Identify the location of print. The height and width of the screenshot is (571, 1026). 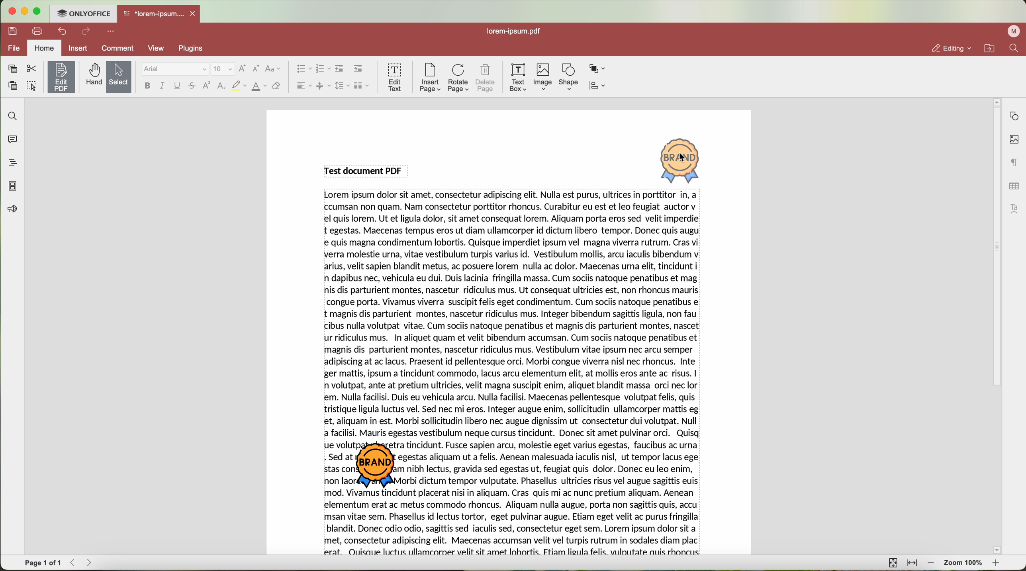
(38, 30).